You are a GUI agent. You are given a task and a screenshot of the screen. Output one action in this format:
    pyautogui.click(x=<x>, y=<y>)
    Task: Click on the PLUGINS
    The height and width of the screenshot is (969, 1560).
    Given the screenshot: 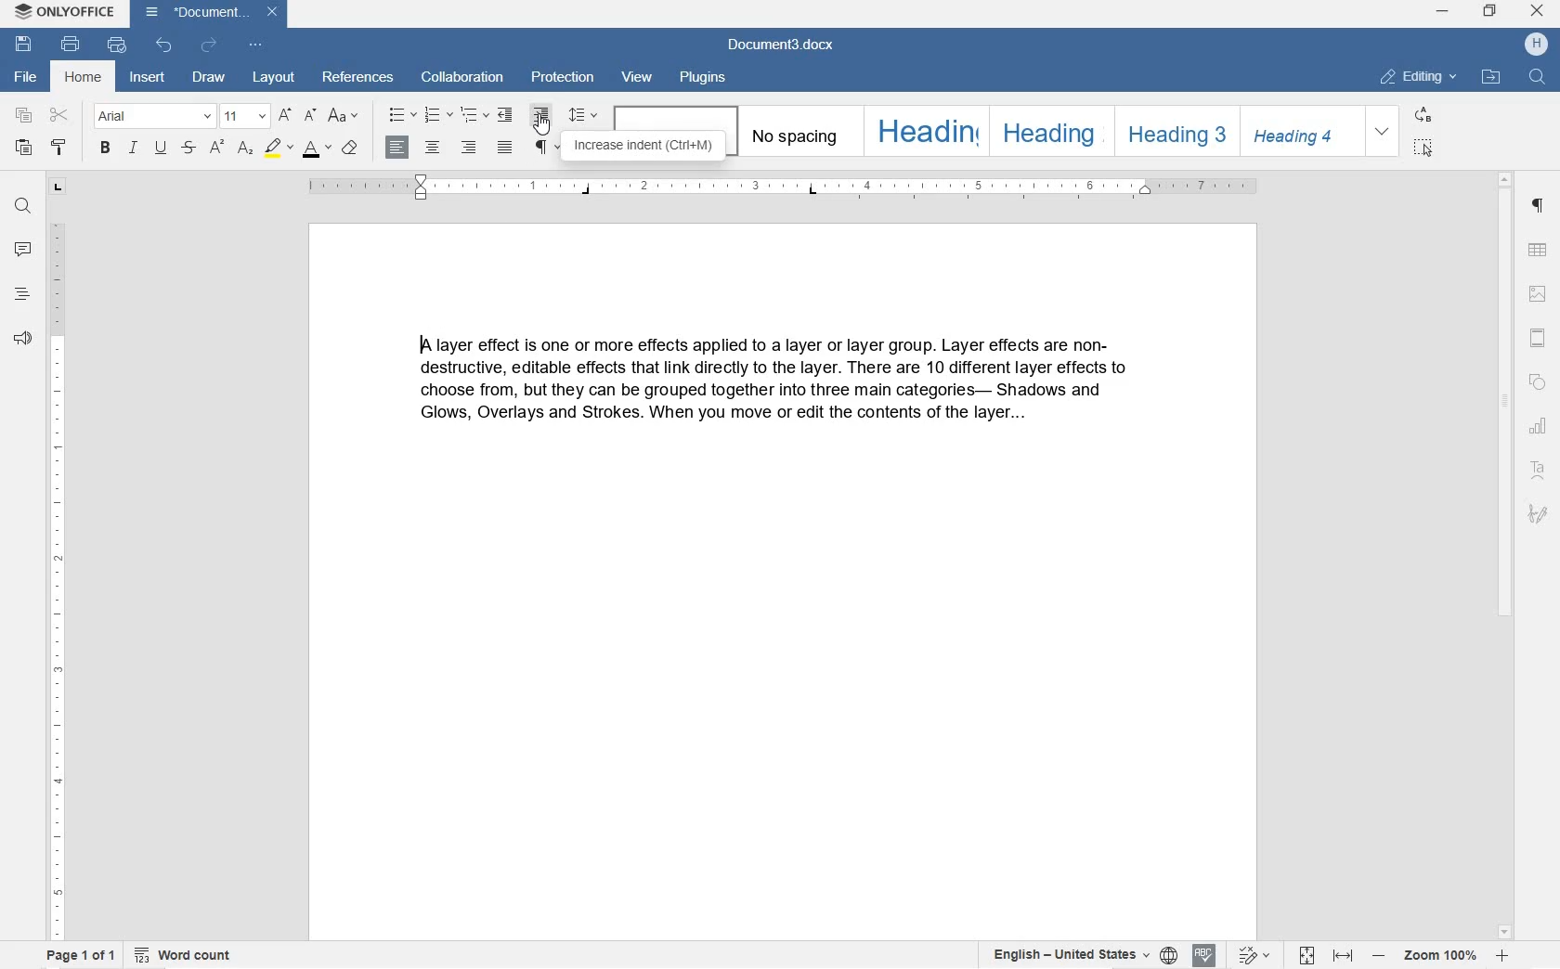 What is the action you would take?
    pyautogui.click(x=707, y=77)
    